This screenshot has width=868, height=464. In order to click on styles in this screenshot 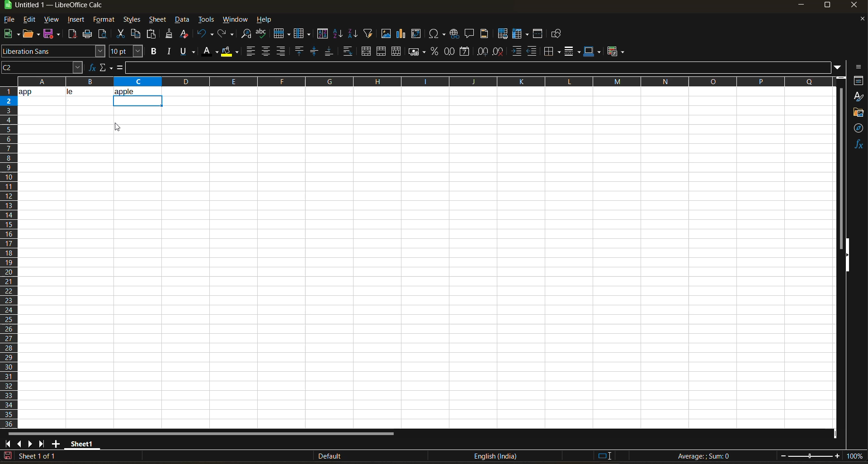, I will do `click(858, 97)`.